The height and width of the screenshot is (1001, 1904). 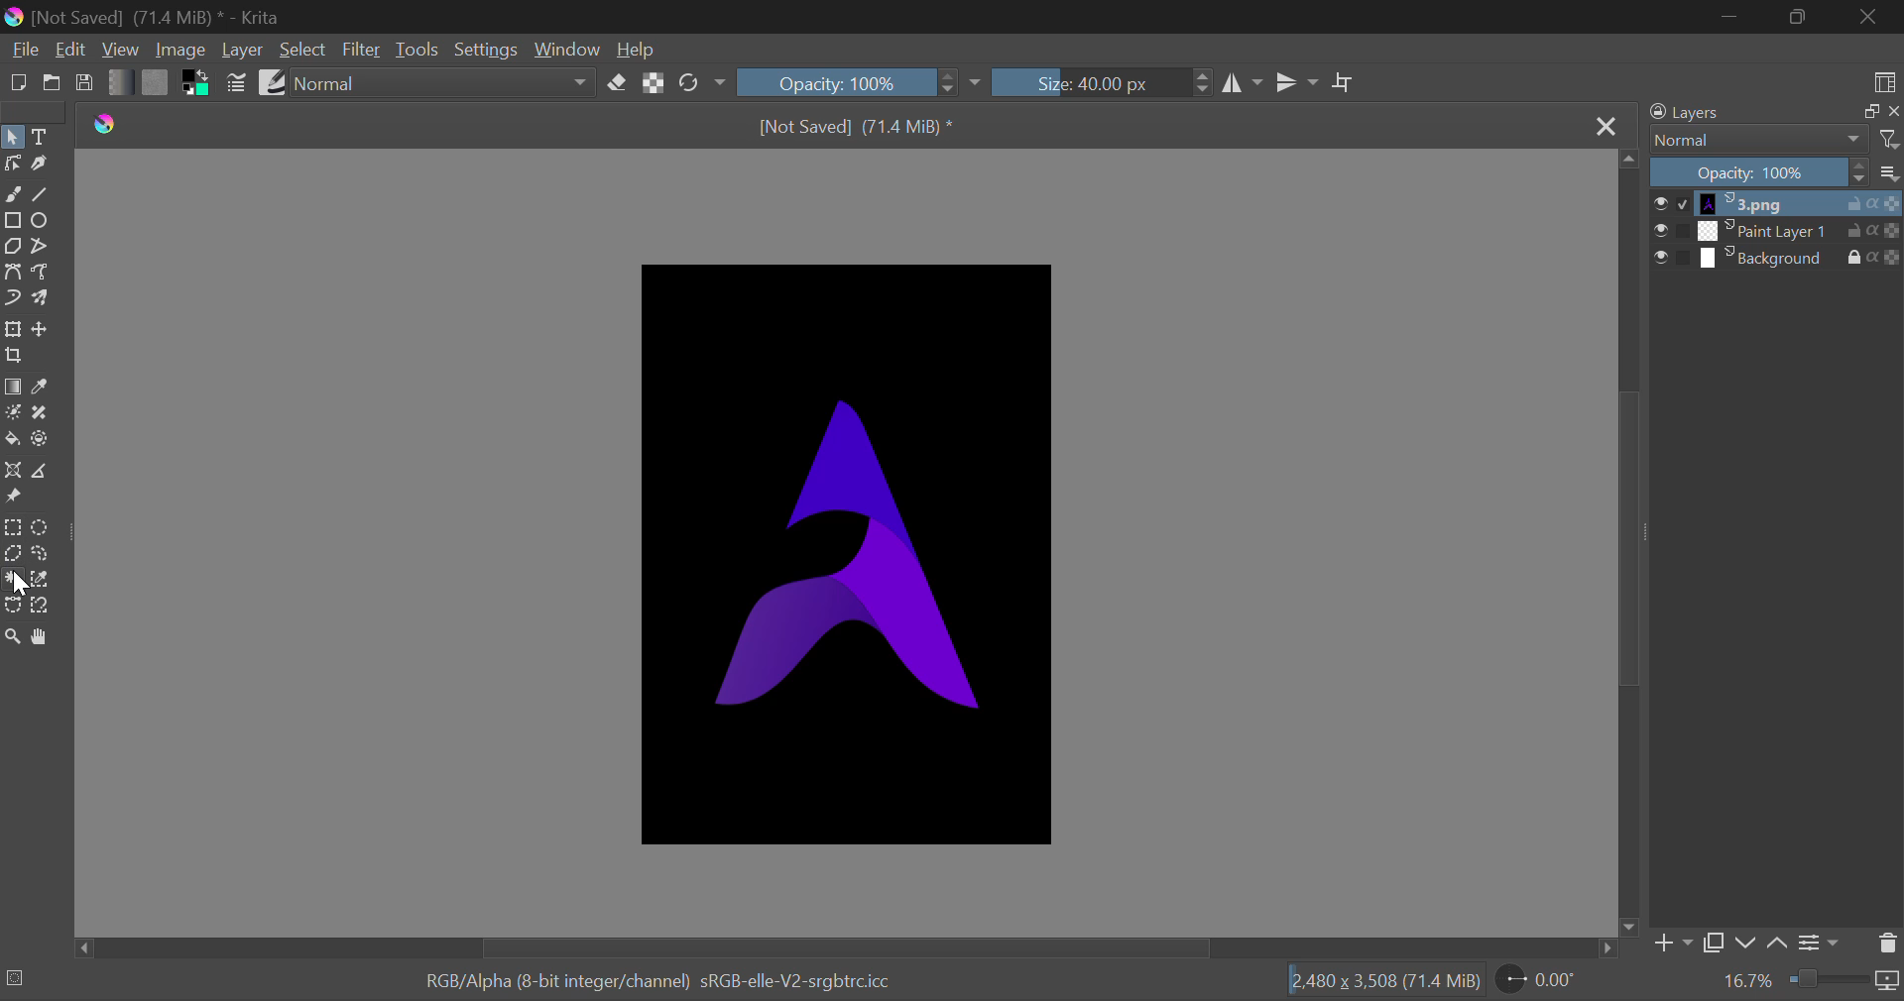 I want to click on Polygon, so click(x=14, y=250).